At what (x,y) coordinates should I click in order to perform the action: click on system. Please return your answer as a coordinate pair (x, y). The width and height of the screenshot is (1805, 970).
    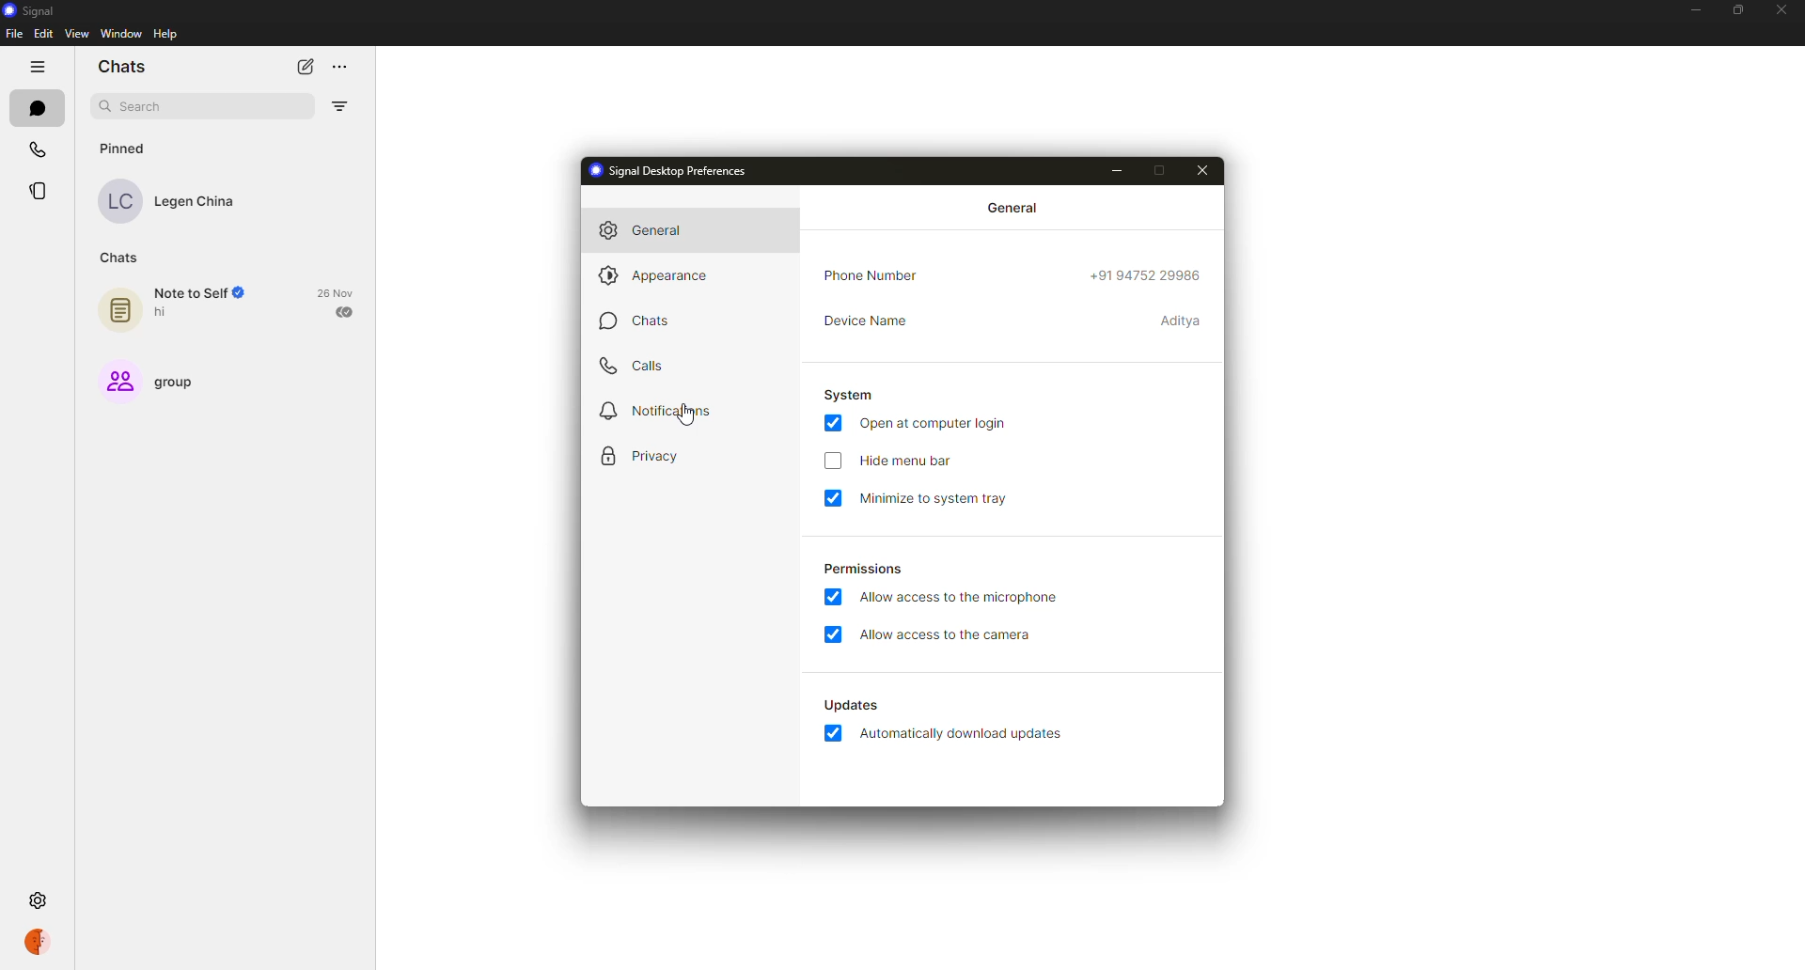
    Looking at the image, I should click on (852, 393).